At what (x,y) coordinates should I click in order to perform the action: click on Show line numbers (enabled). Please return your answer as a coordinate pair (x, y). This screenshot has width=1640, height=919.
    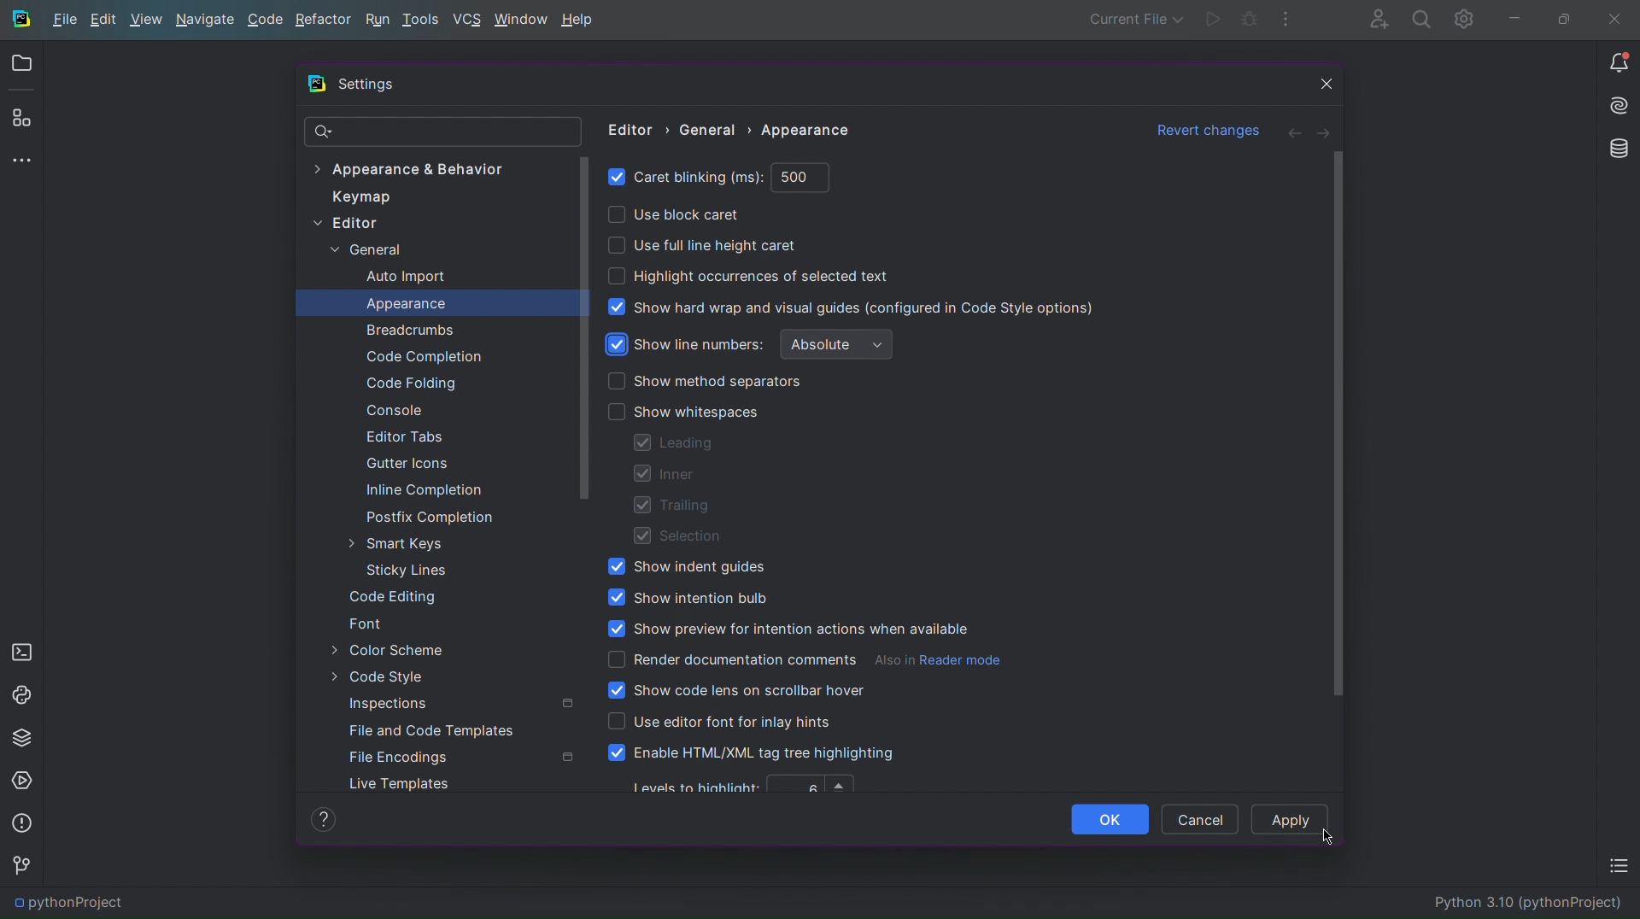
    Looking at the image, I should click on (685, 344).